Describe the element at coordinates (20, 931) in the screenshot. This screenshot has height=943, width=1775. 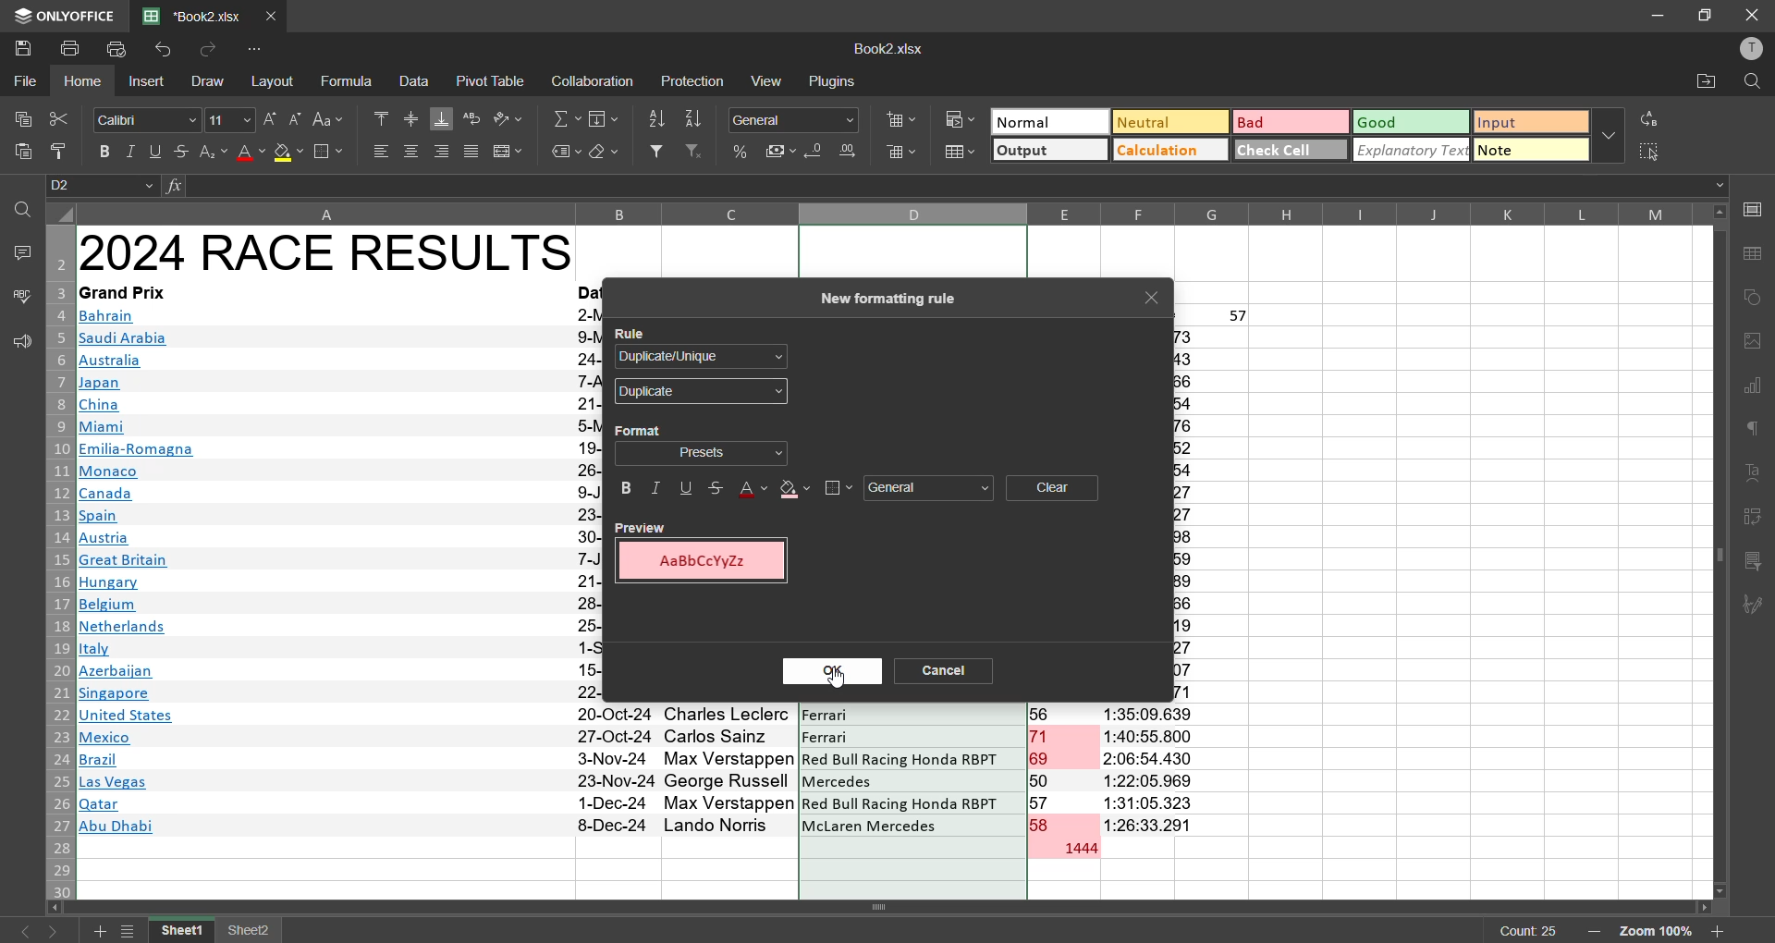
I see `previous` at that location.